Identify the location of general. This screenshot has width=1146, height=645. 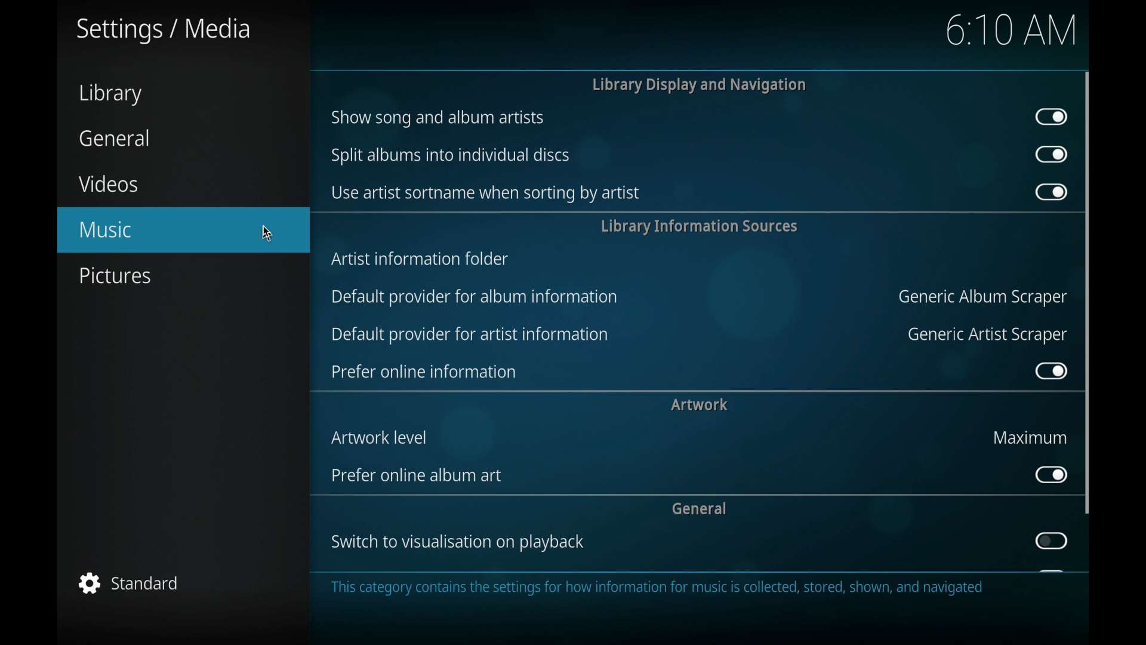
(115, 138).